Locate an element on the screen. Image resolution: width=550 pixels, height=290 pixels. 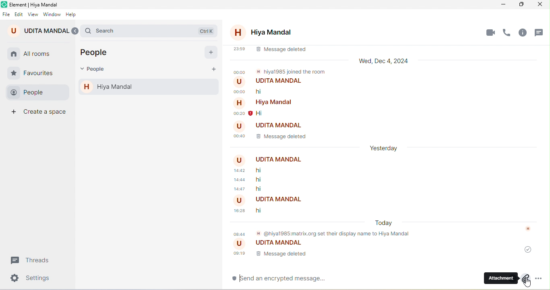
hi is located at coordinates (263, 180).